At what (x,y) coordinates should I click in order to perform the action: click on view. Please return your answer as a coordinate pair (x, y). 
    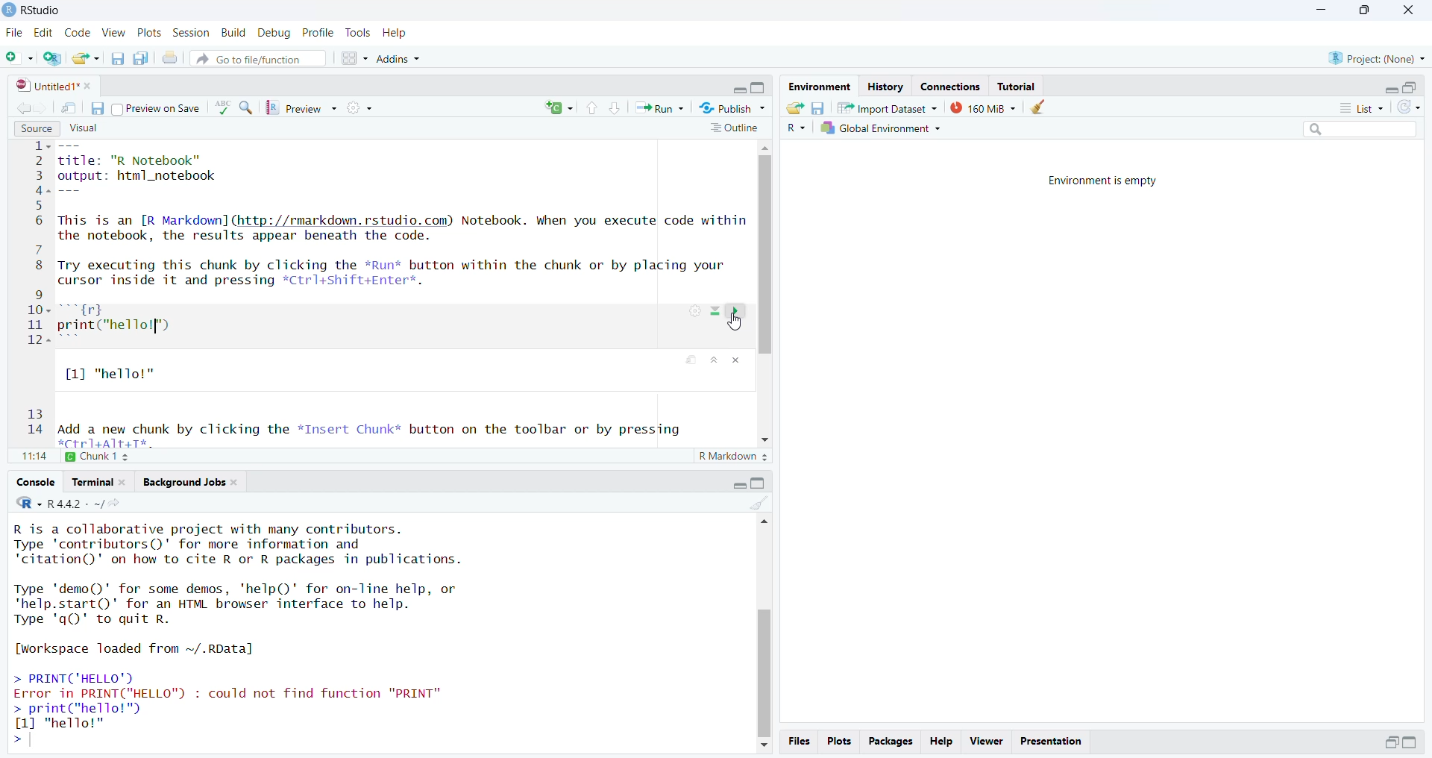
    Looking at the image, I should click on (114, 33).